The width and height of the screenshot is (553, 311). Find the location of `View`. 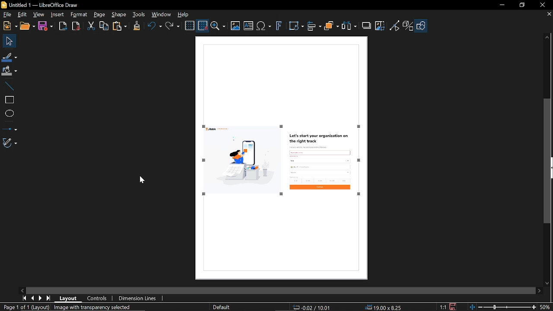

View is located at coordinates (39, 15).